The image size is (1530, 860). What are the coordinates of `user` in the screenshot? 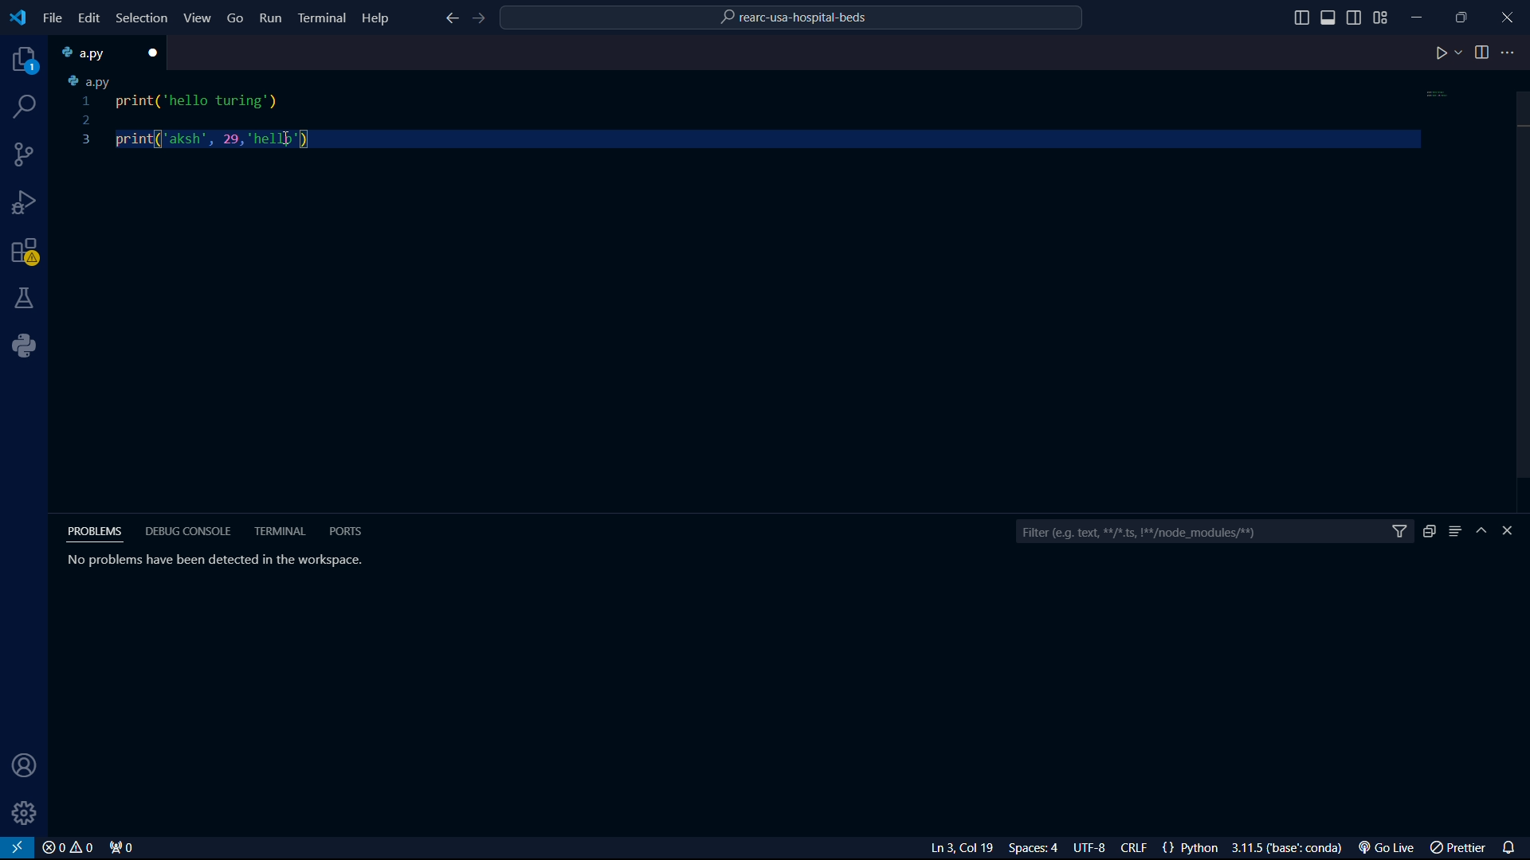 It's located at (20, 767).